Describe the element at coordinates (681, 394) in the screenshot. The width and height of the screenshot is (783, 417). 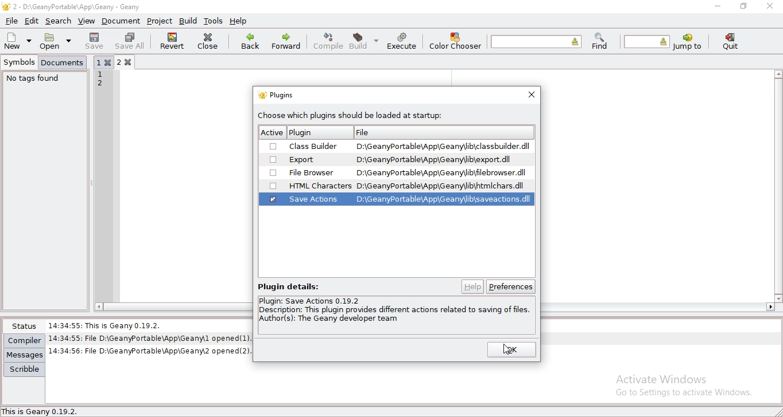
I see `go to settings to activate windows` at that location.